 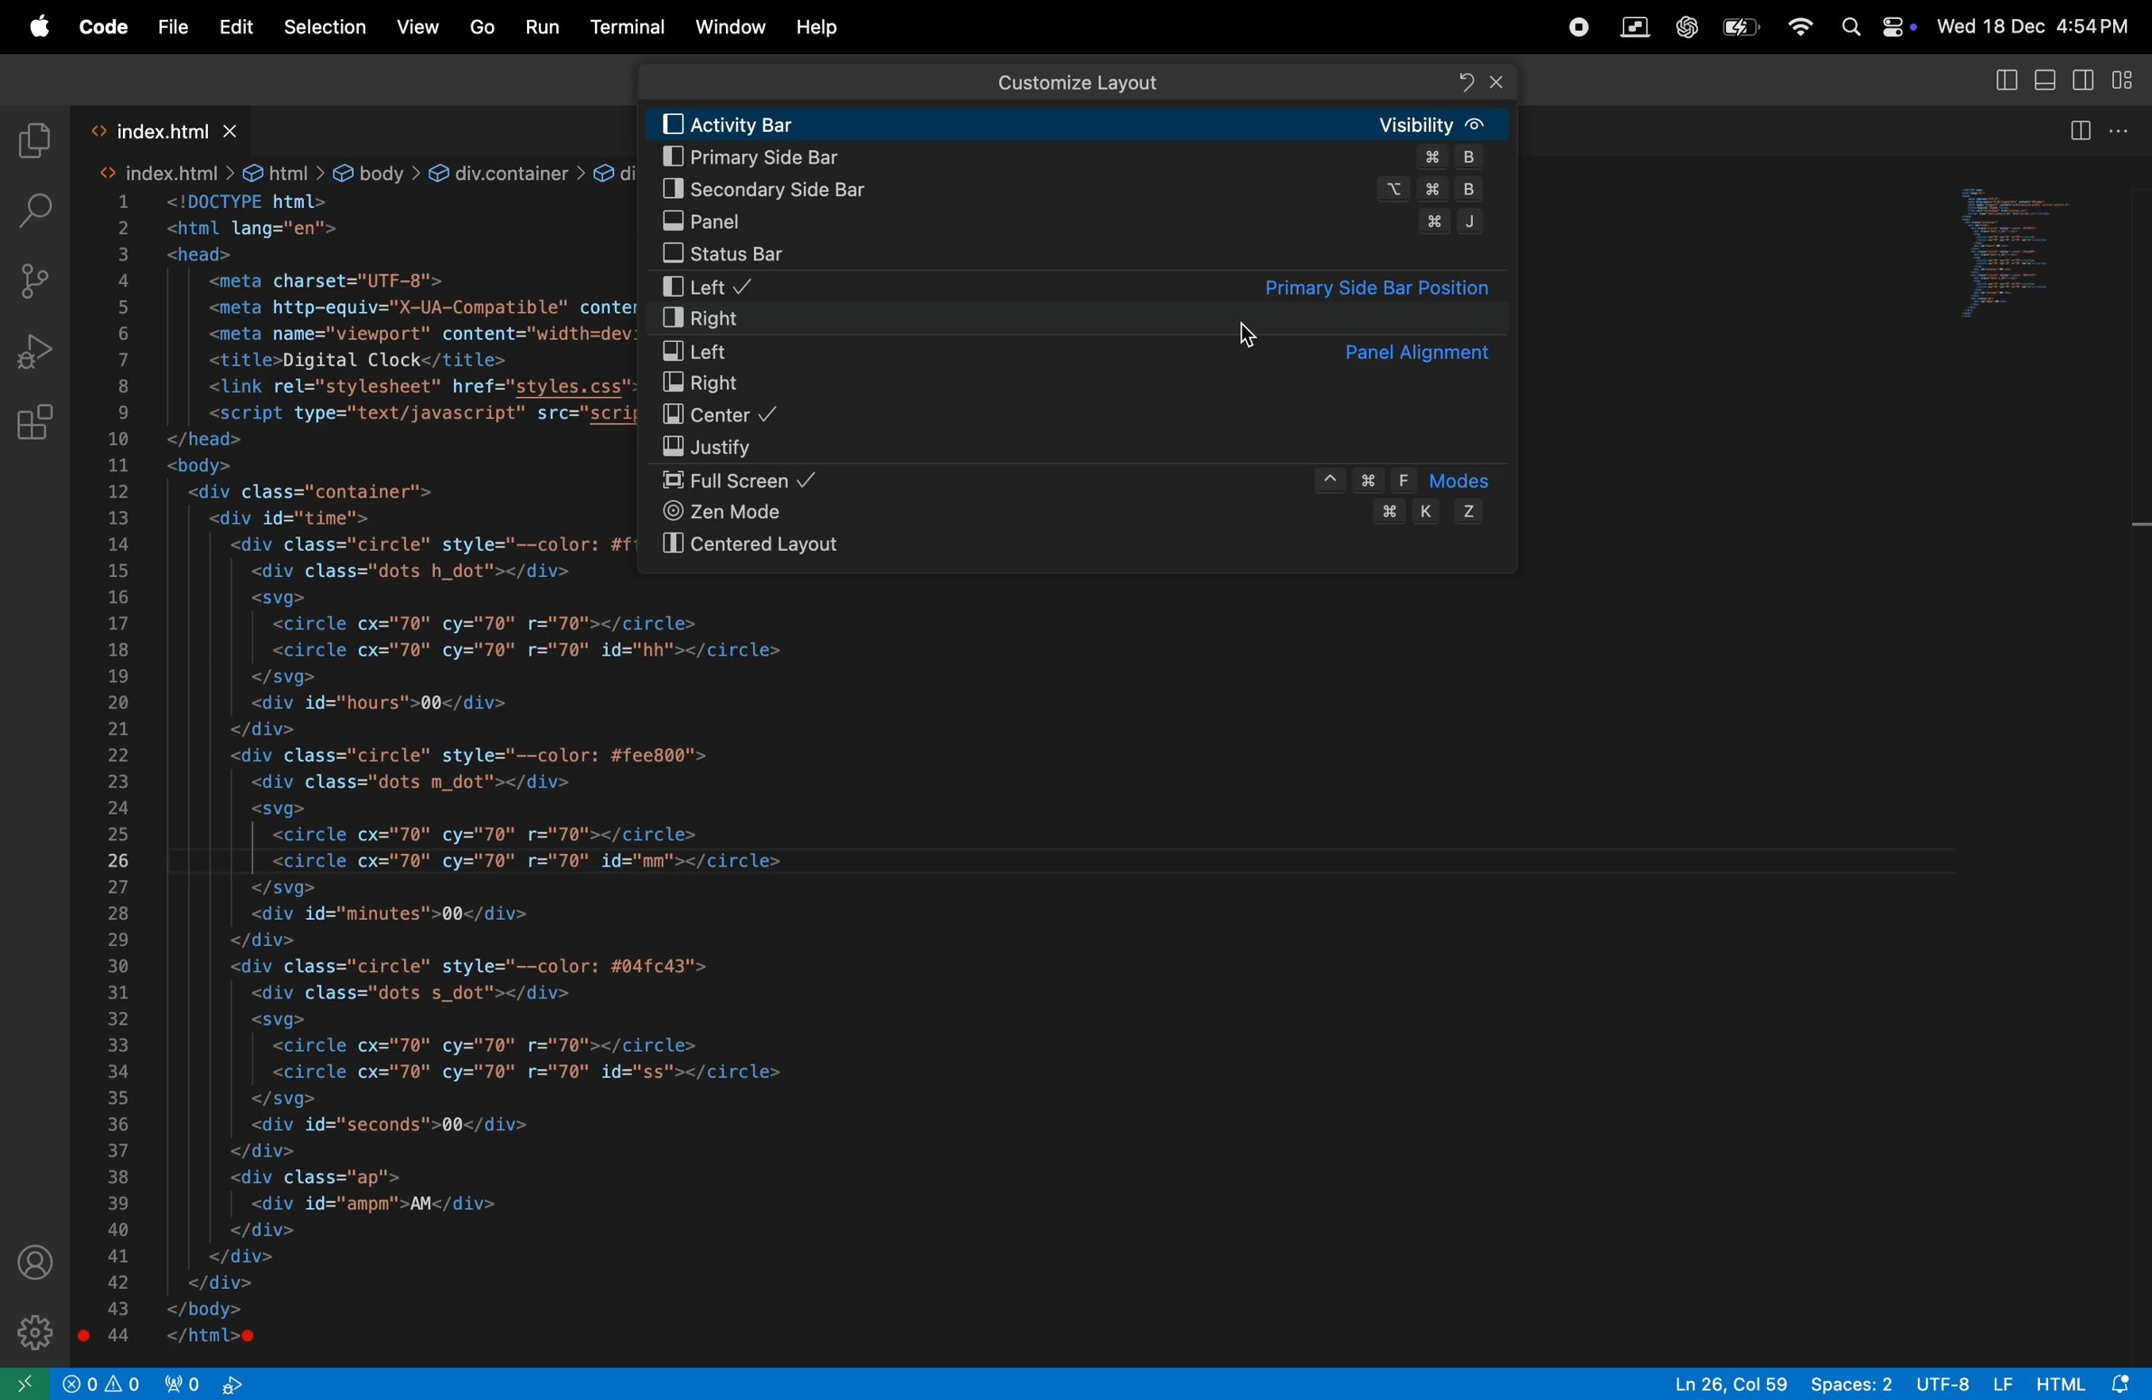 I want to click on options, so click(x=2121, y=128).